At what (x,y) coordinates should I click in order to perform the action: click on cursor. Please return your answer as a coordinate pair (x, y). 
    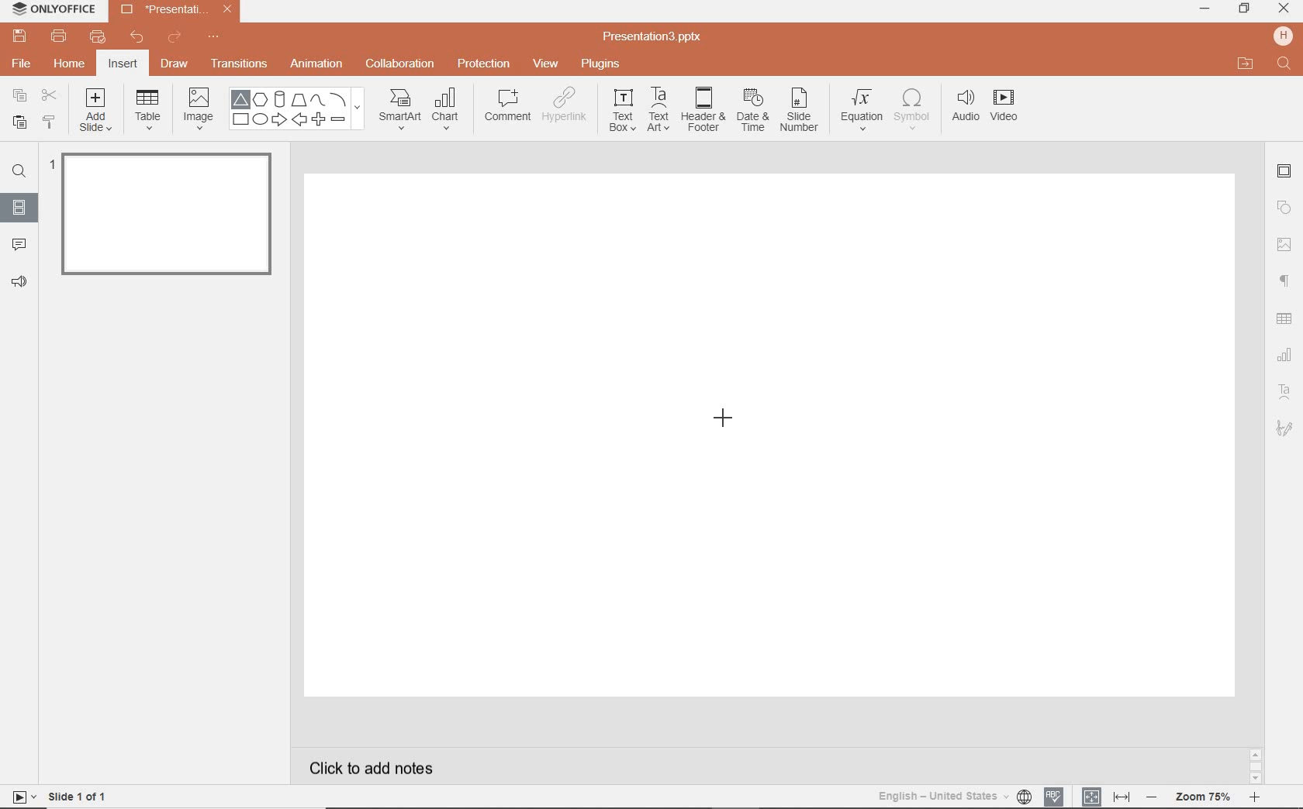
    Looking at the image, I should click on (727, 423).